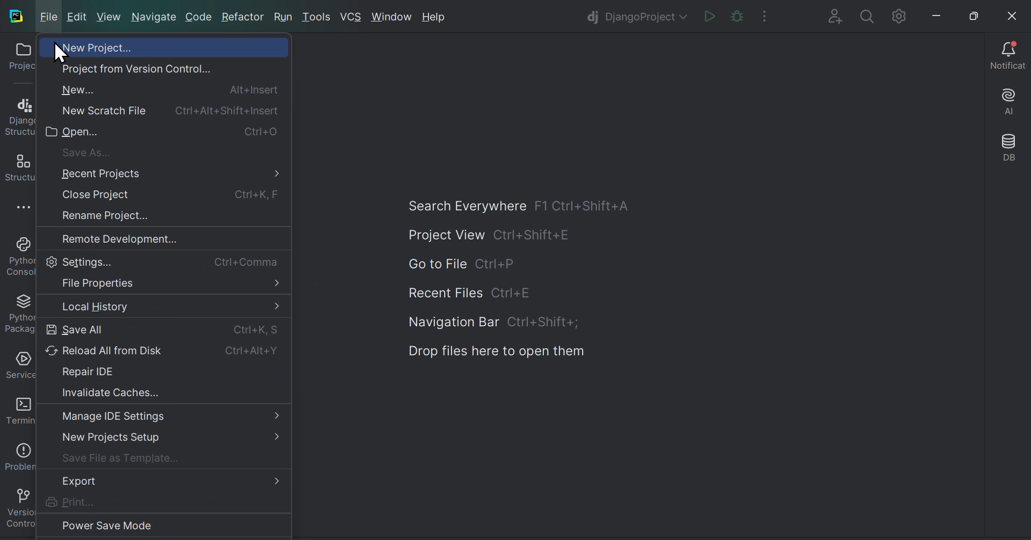 Image resolution: width=1031 pixels, height=540 pixels. Describe the element at coordinates (155, 459) in the screenshot. I see `save file as template...` at that location.